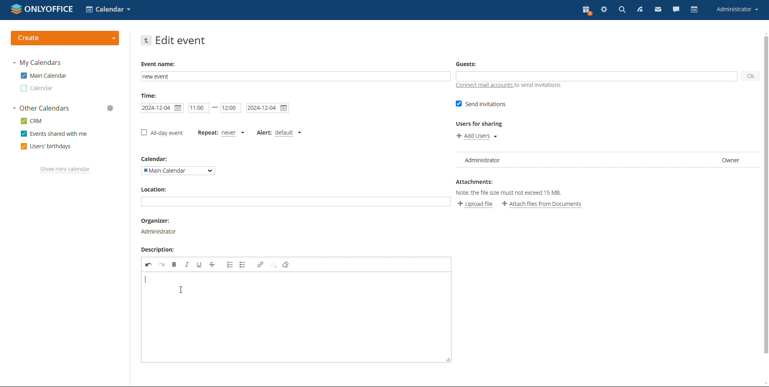  What do you see at coordinates (511, 194) in the screenshot?
I see `Note: the file size must not exceed 15 MB.` at bounding box center [511, 194].